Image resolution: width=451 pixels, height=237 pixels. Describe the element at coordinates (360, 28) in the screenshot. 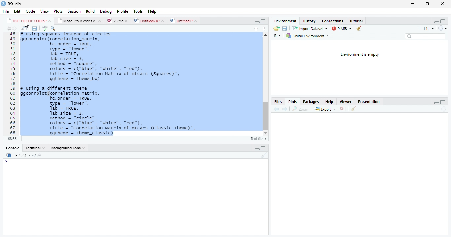

I see `clear history` at that location.